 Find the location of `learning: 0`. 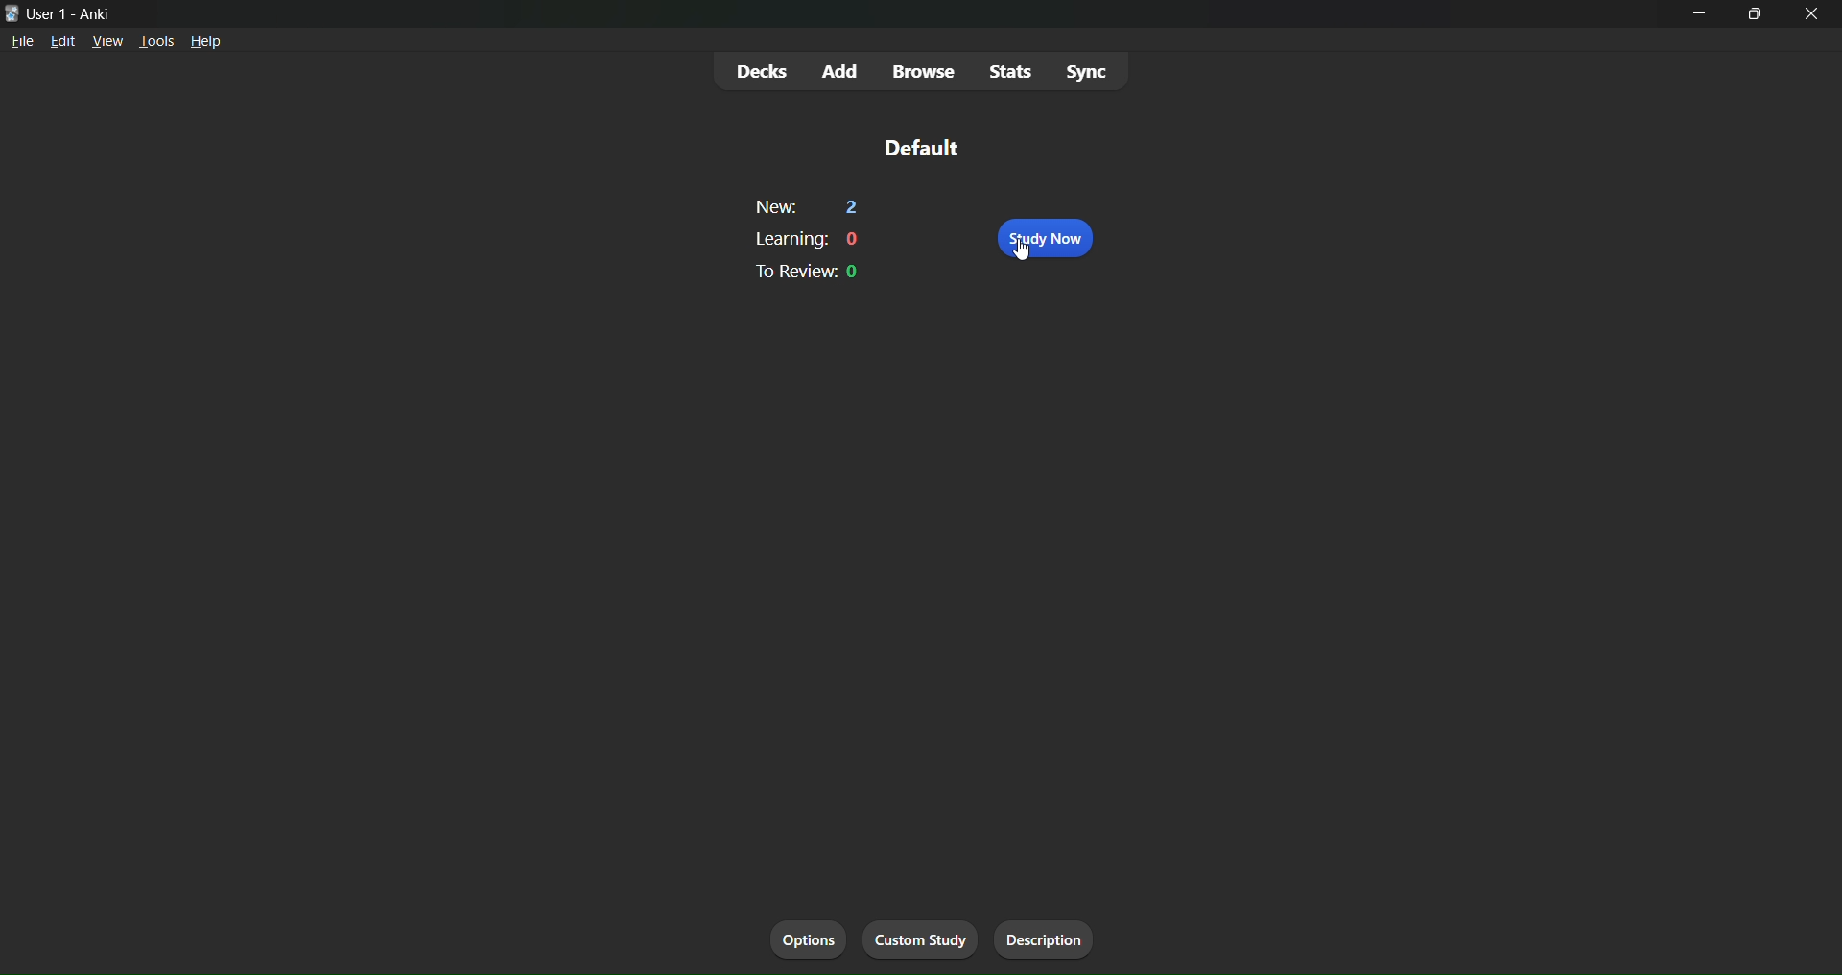

learning: 0 is located at coordinates (796, 240).